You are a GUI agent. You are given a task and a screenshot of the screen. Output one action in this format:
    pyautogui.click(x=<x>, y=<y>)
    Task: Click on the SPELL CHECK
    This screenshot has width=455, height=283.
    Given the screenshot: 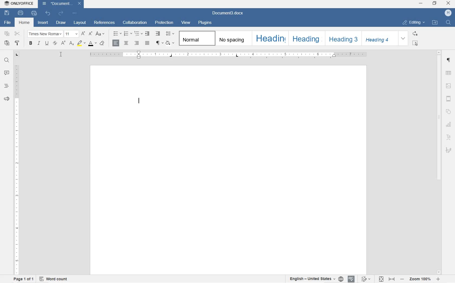 What is the action you would take?
    pyautogui.click(x=351, y=279)
    